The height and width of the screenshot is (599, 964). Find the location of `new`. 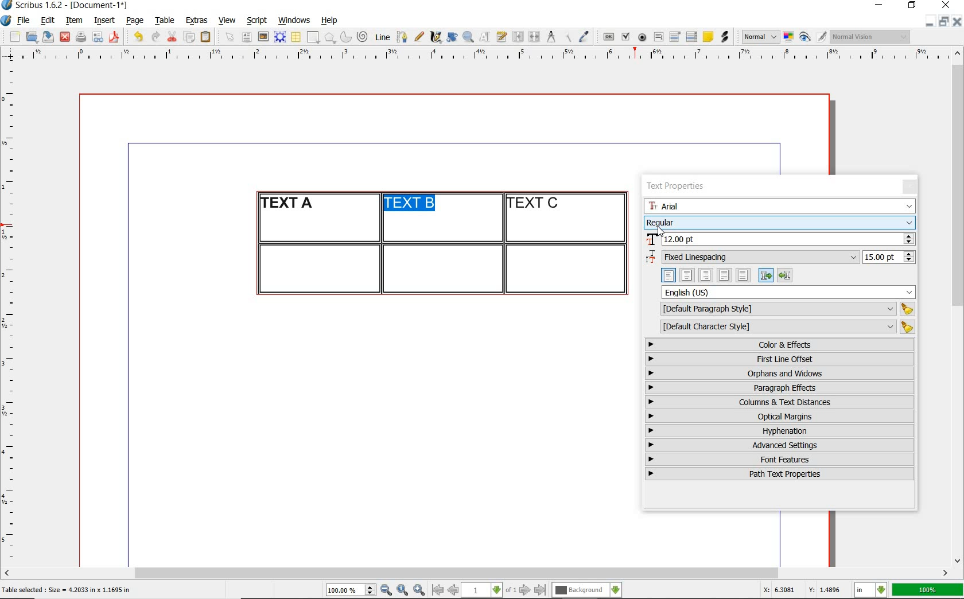

new is located at coordinates (13, 37).